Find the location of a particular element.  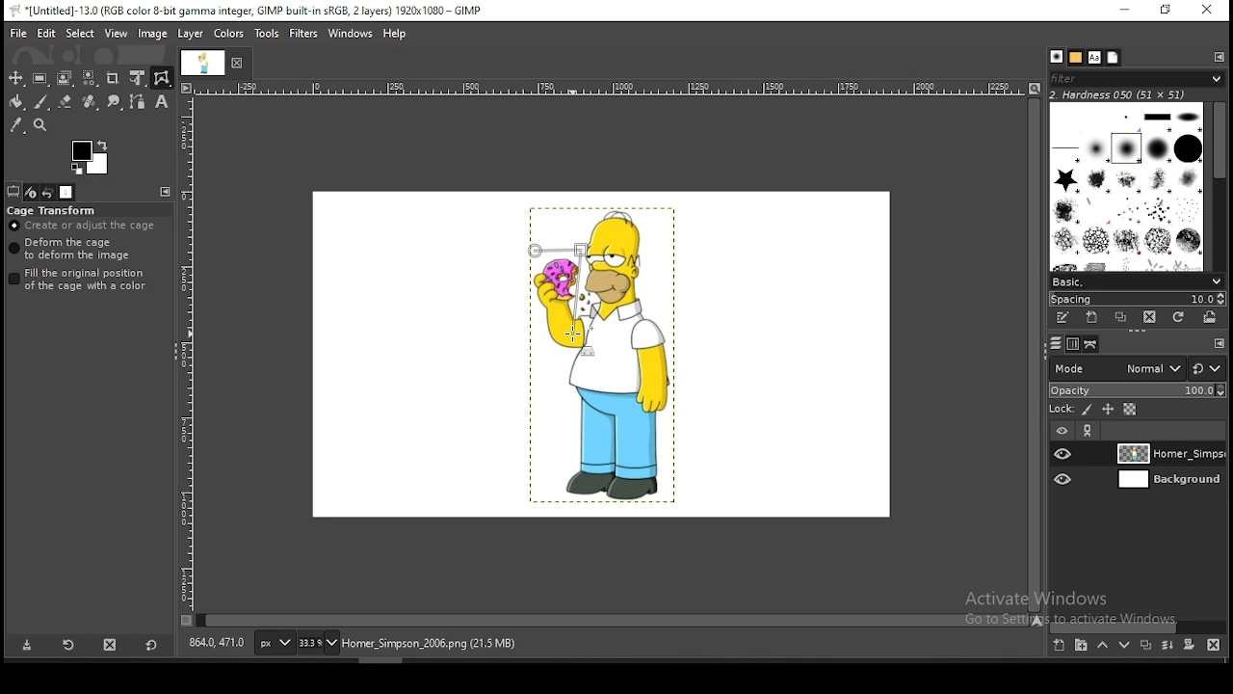

edit is located at coordinates (46, 34).